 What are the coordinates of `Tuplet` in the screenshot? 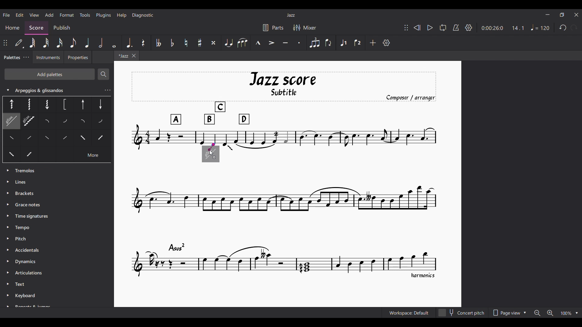 It's located at (315, 43).